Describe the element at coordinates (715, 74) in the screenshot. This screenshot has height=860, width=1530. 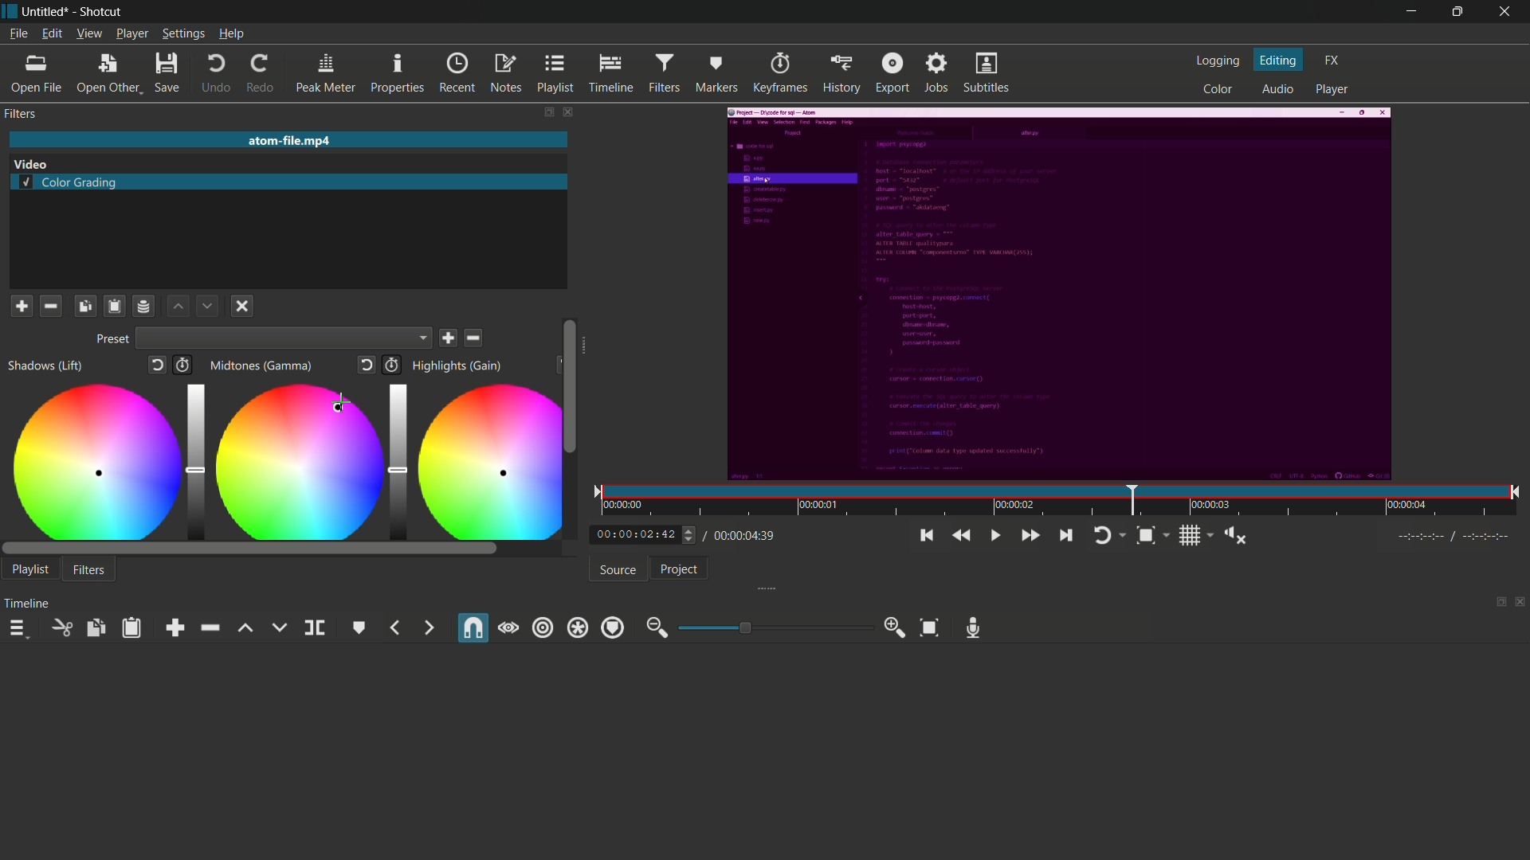
I see `markers` at that location.